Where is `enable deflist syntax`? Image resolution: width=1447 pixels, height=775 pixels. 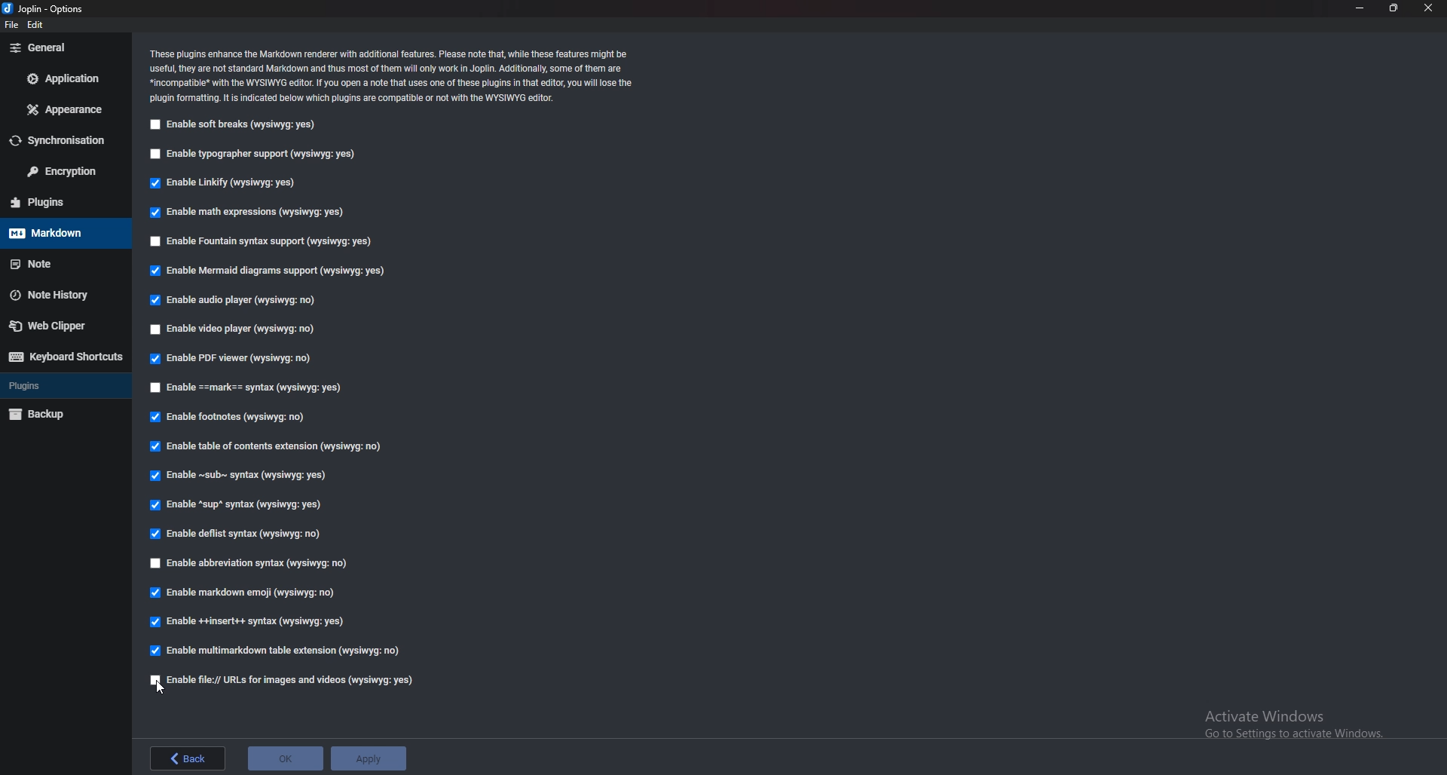
enable deflist syntax is located at coordinates (237, 535).